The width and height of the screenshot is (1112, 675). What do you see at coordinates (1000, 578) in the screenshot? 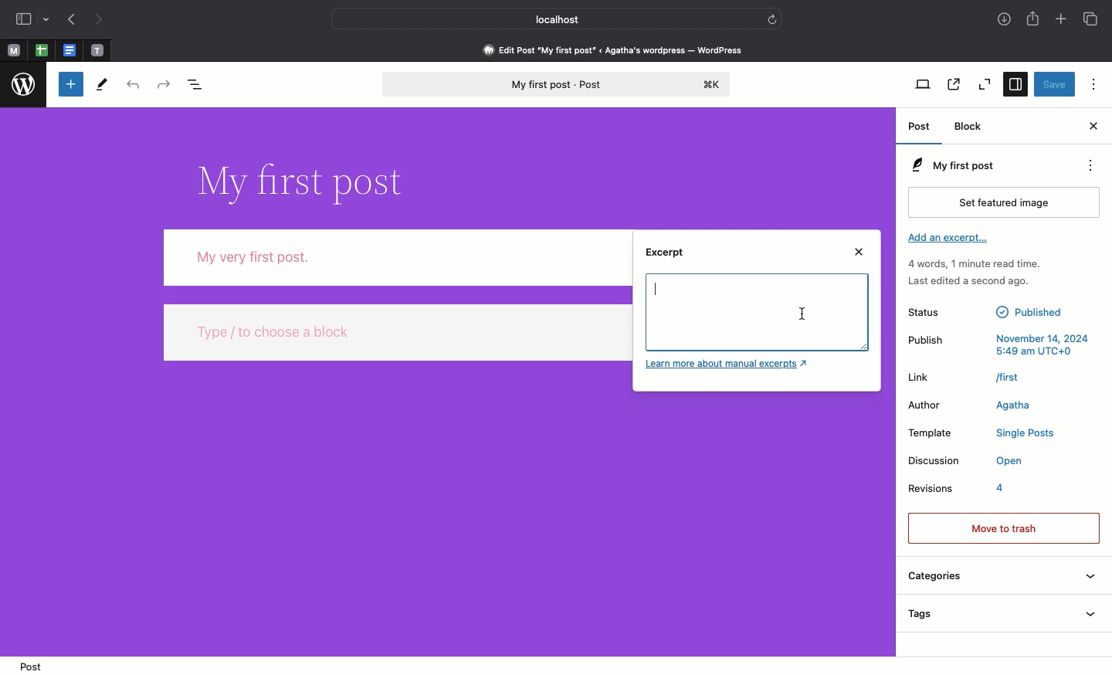
I see `Categories` at bounding box center [1000, 578].